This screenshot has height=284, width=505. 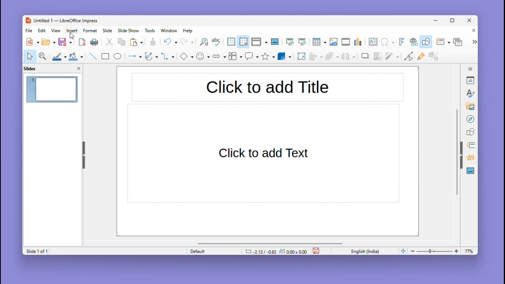 What do you see at coordinates (459, 42) in the screenshot?
I see `Duplicate slide` at bounding box center [459, 42].